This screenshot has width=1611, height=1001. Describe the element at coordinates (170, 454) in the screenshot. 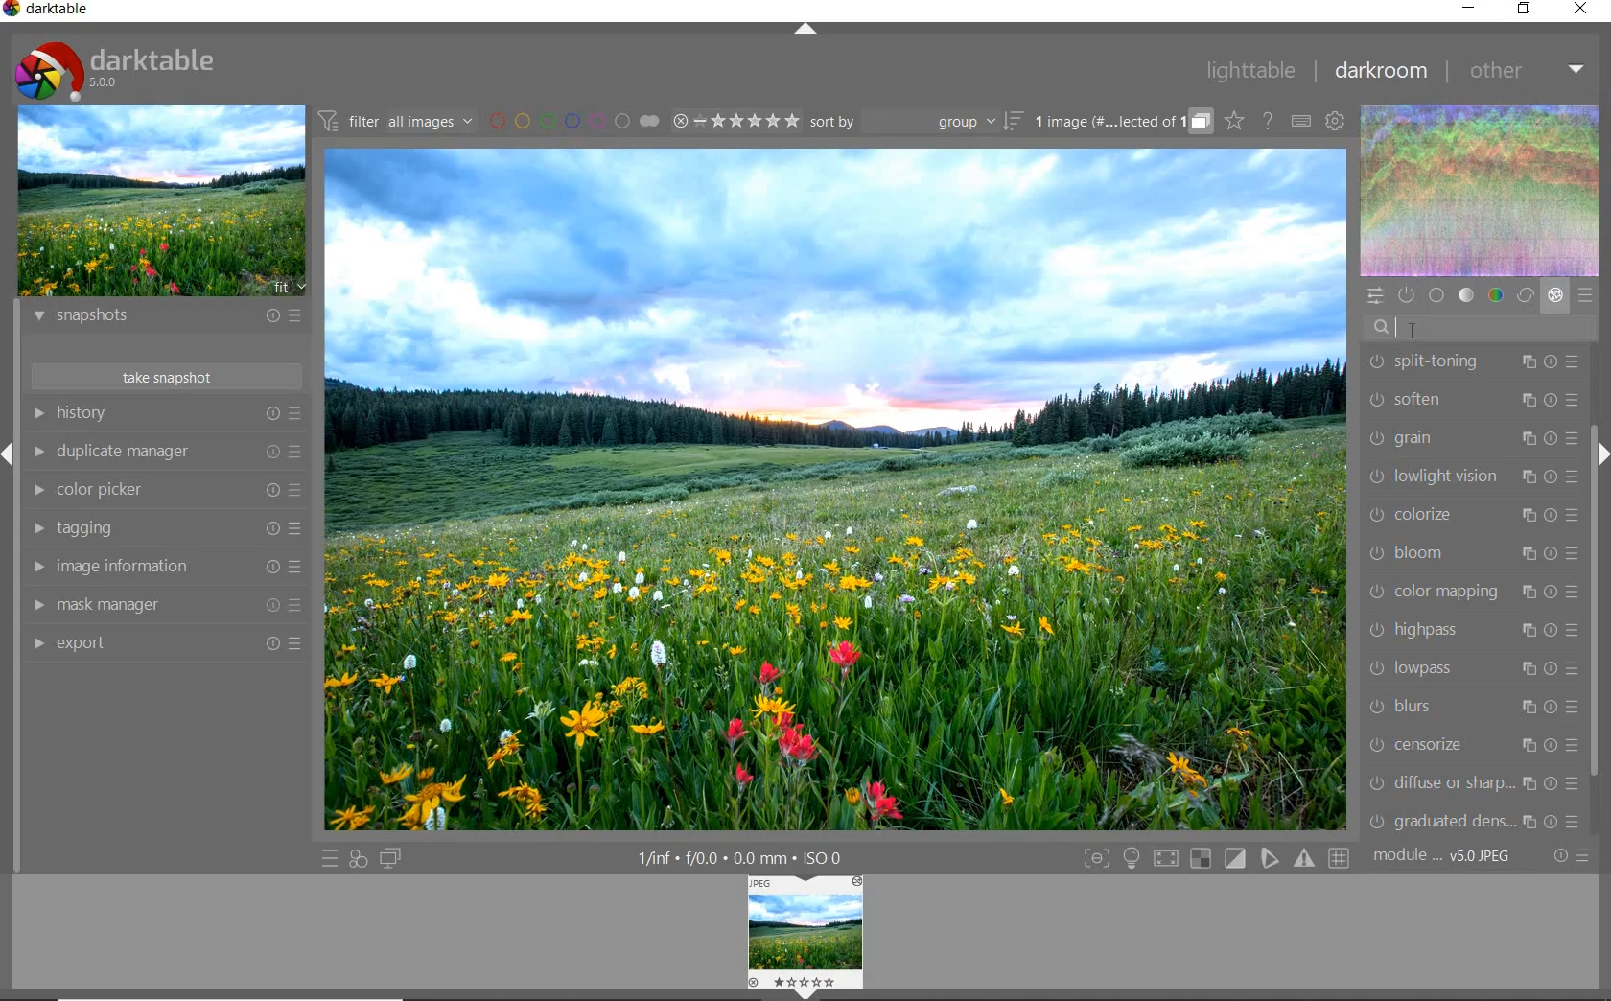

I see `duplicate manager` at that location.